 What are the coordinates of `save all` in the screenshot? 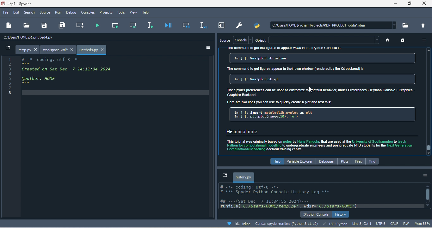 It's located at (61, 26).